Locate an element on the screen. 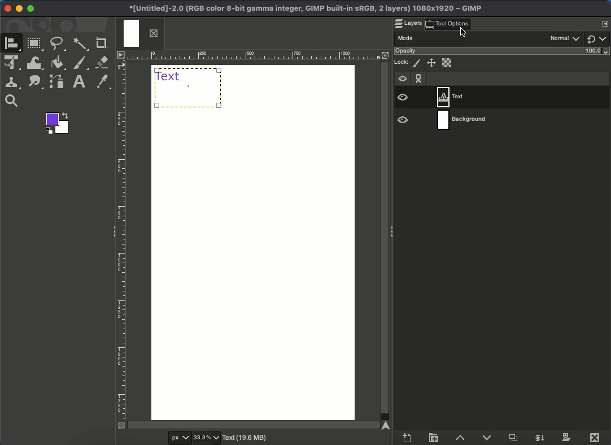 The image size is (611, 445). Text(19.6 MB) is located at coordinates (246, 439).